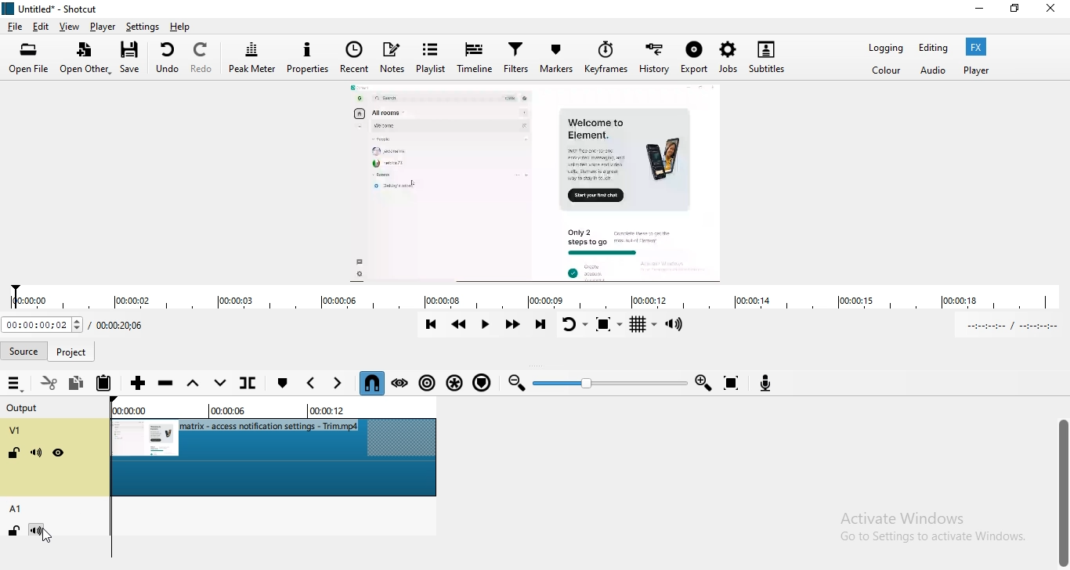 The height and width of the screenshot is (570, 1070). What do you see at coordinates (14, 452) in the screenshot?
I see `Lock` at bounding box center [14, 452].